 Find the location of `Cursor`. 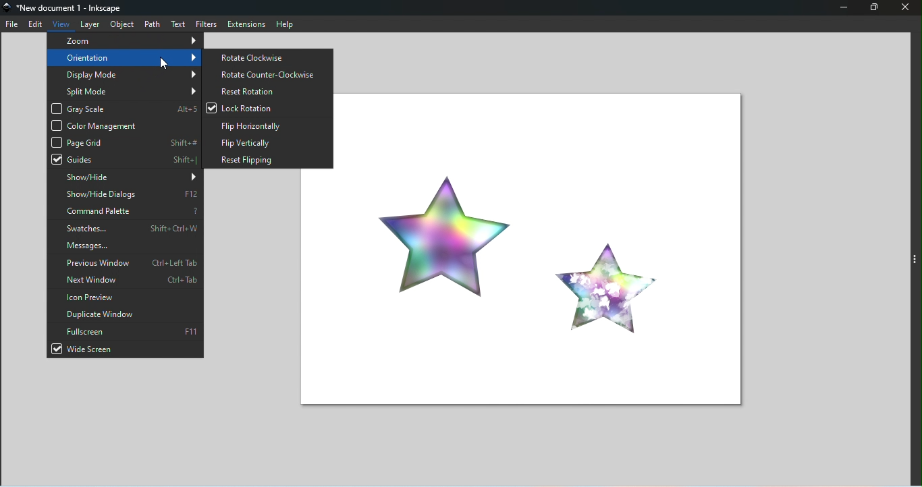

Cursor is located at coordinates (163, 64).